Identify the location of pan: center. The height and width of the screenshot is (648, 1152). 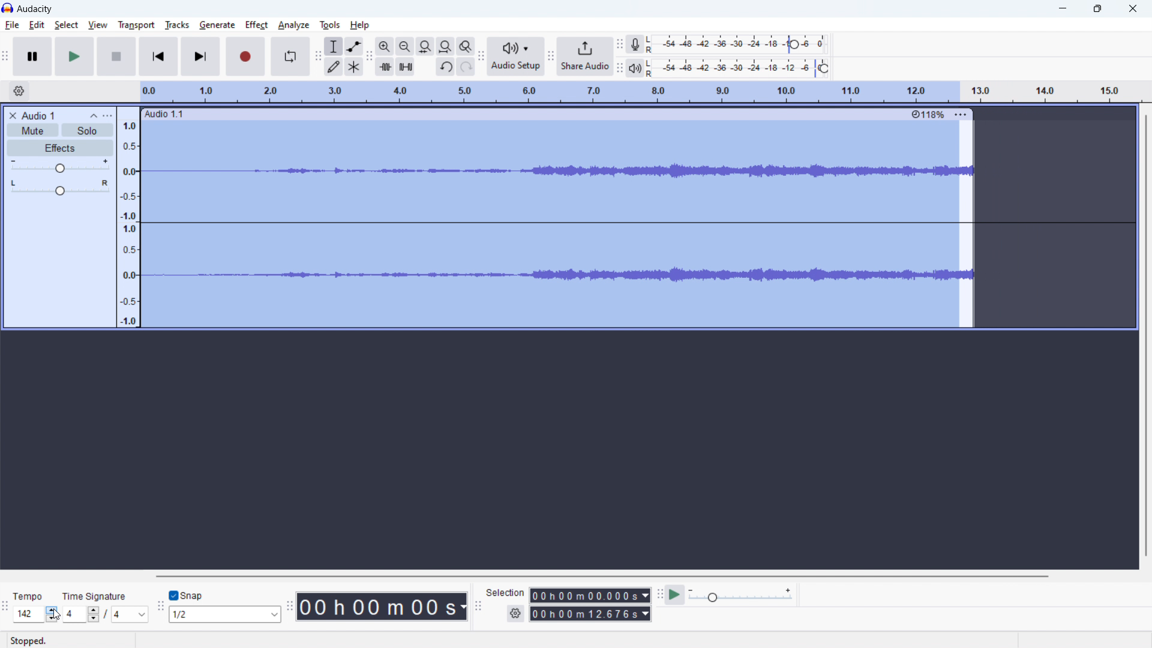
(60, 187).